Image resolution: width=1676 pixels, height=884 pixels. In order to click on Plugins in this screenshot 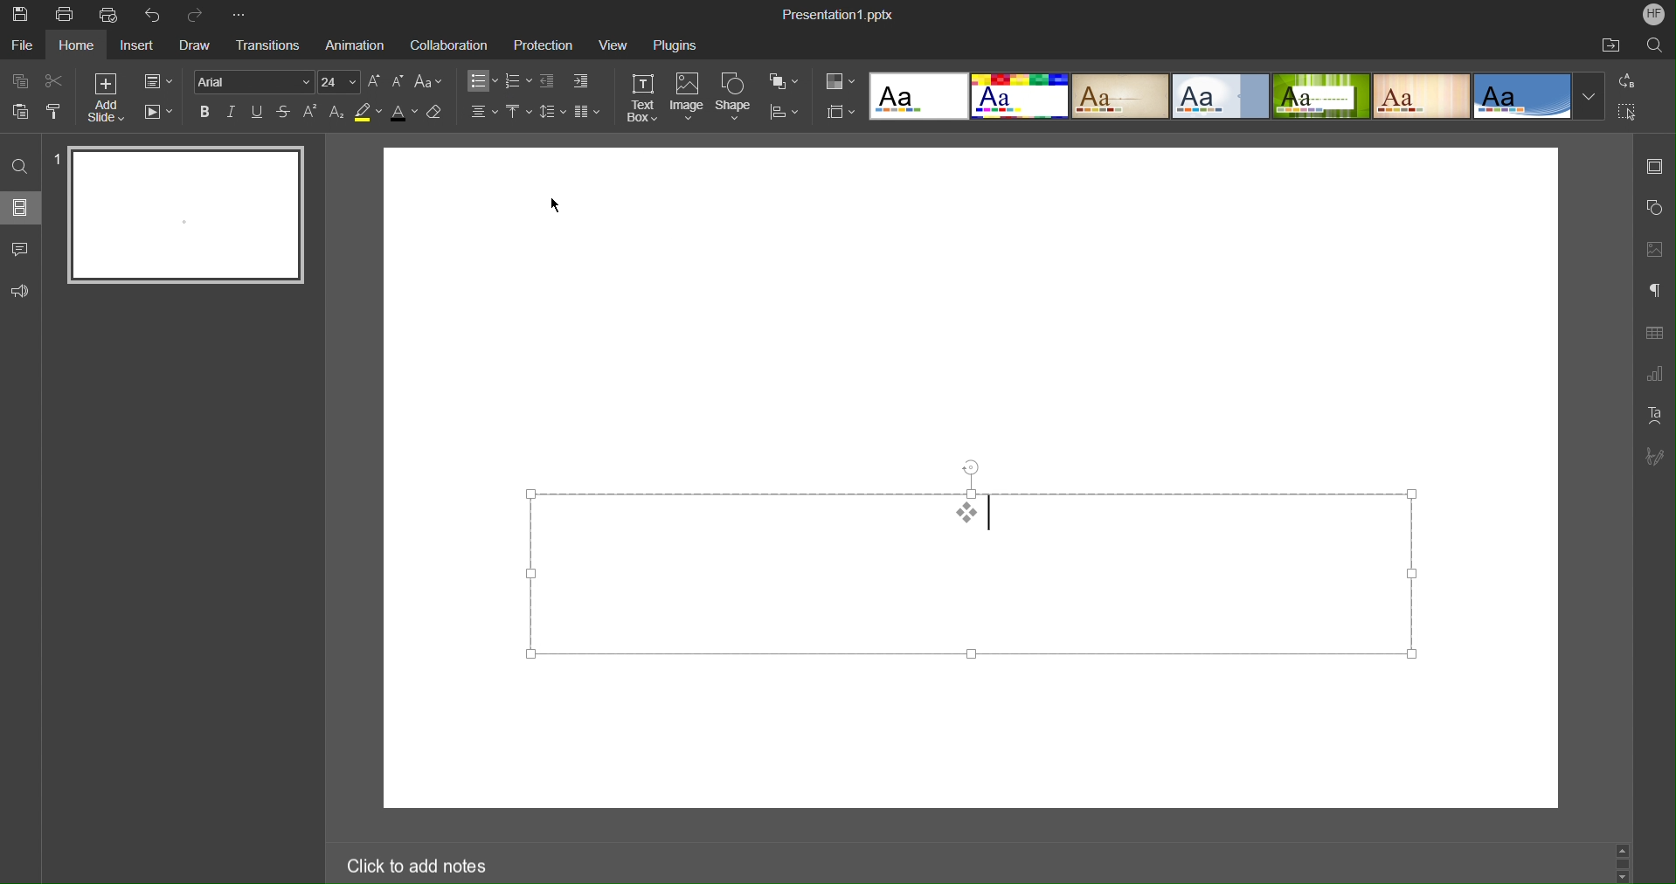, I will do `click(673, 45)`.